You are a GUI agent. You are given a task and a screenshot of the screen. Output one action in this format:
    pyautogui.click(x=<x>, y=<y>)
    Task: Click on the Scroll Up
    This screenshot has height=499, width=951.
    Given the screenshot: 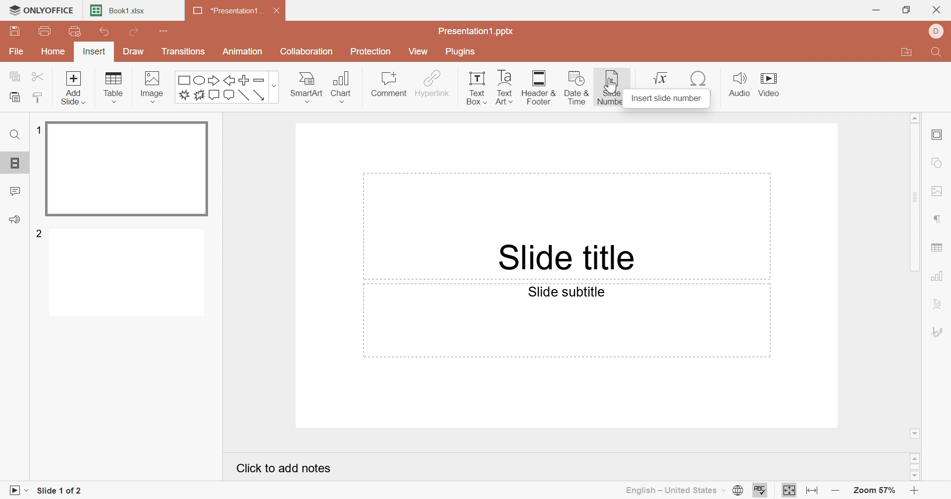 What is the action you would take?
    pyautogui.click(x=917, y=457)
    